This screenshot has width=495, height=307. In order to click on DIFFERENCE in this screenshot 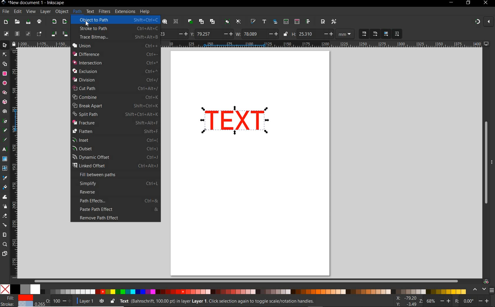, I will do `click(115, 54)`.